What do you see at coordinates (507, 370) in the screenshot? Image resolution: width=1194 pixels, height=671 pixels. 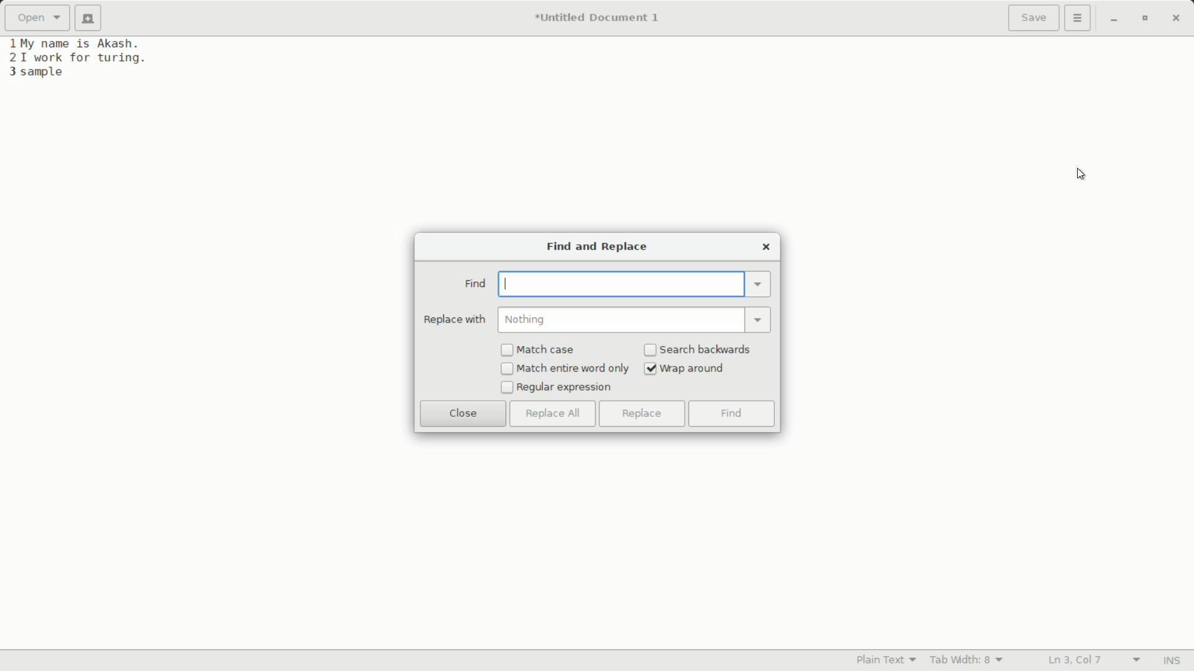 I see `checkbox` at bounding box center [507, 370].